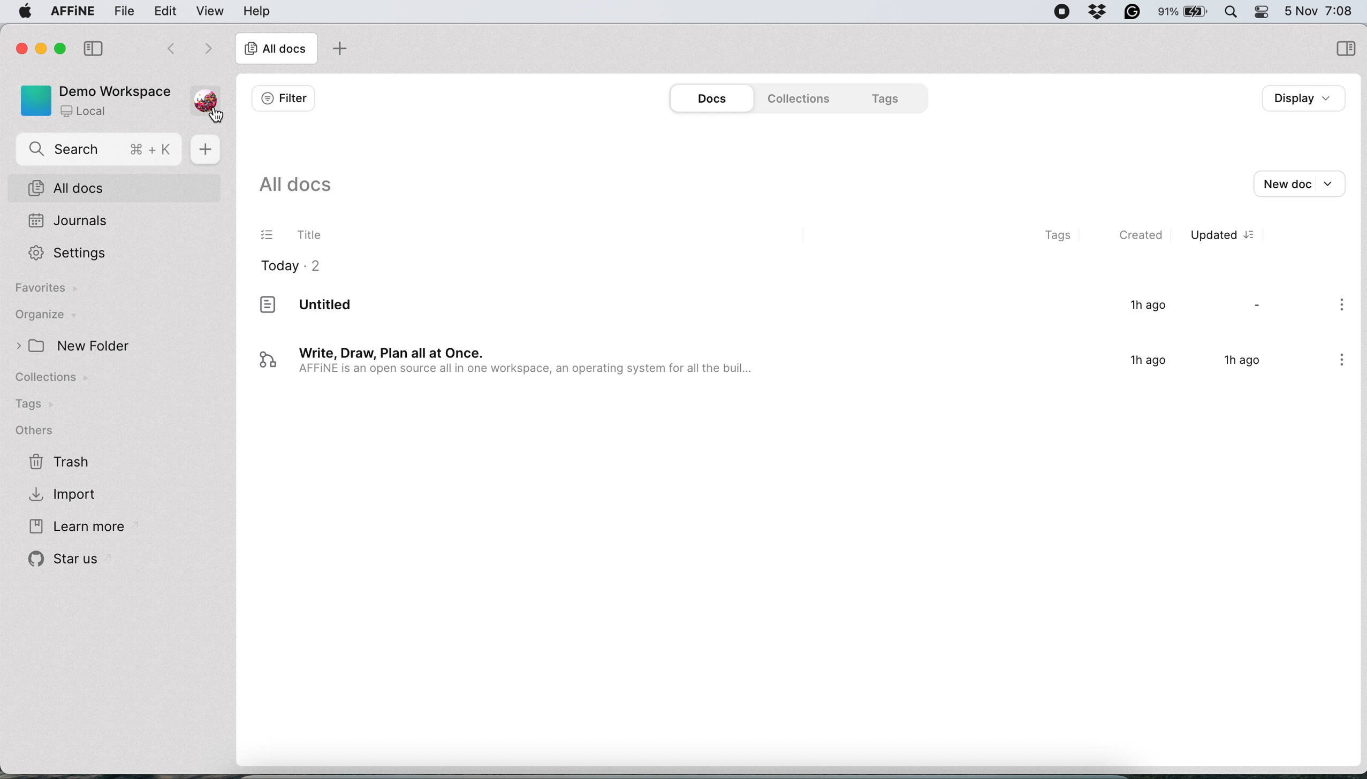 The image size is (1367, 779). I want to click on filter, so click(282, 97).